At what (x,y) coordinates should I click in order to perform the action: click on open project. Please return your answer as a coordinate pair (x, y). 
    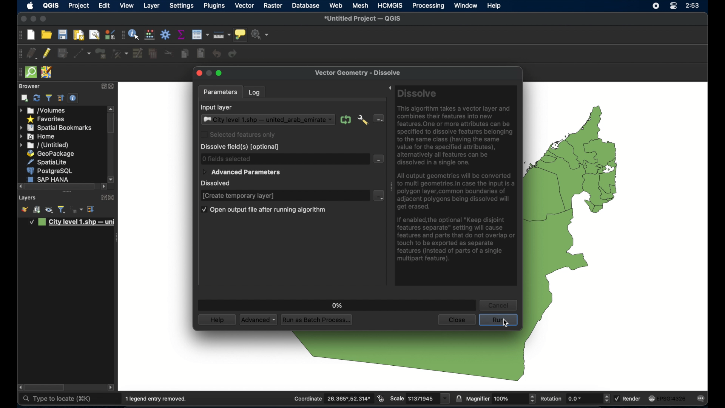
    Looking at the image, I should click on (46, 34).